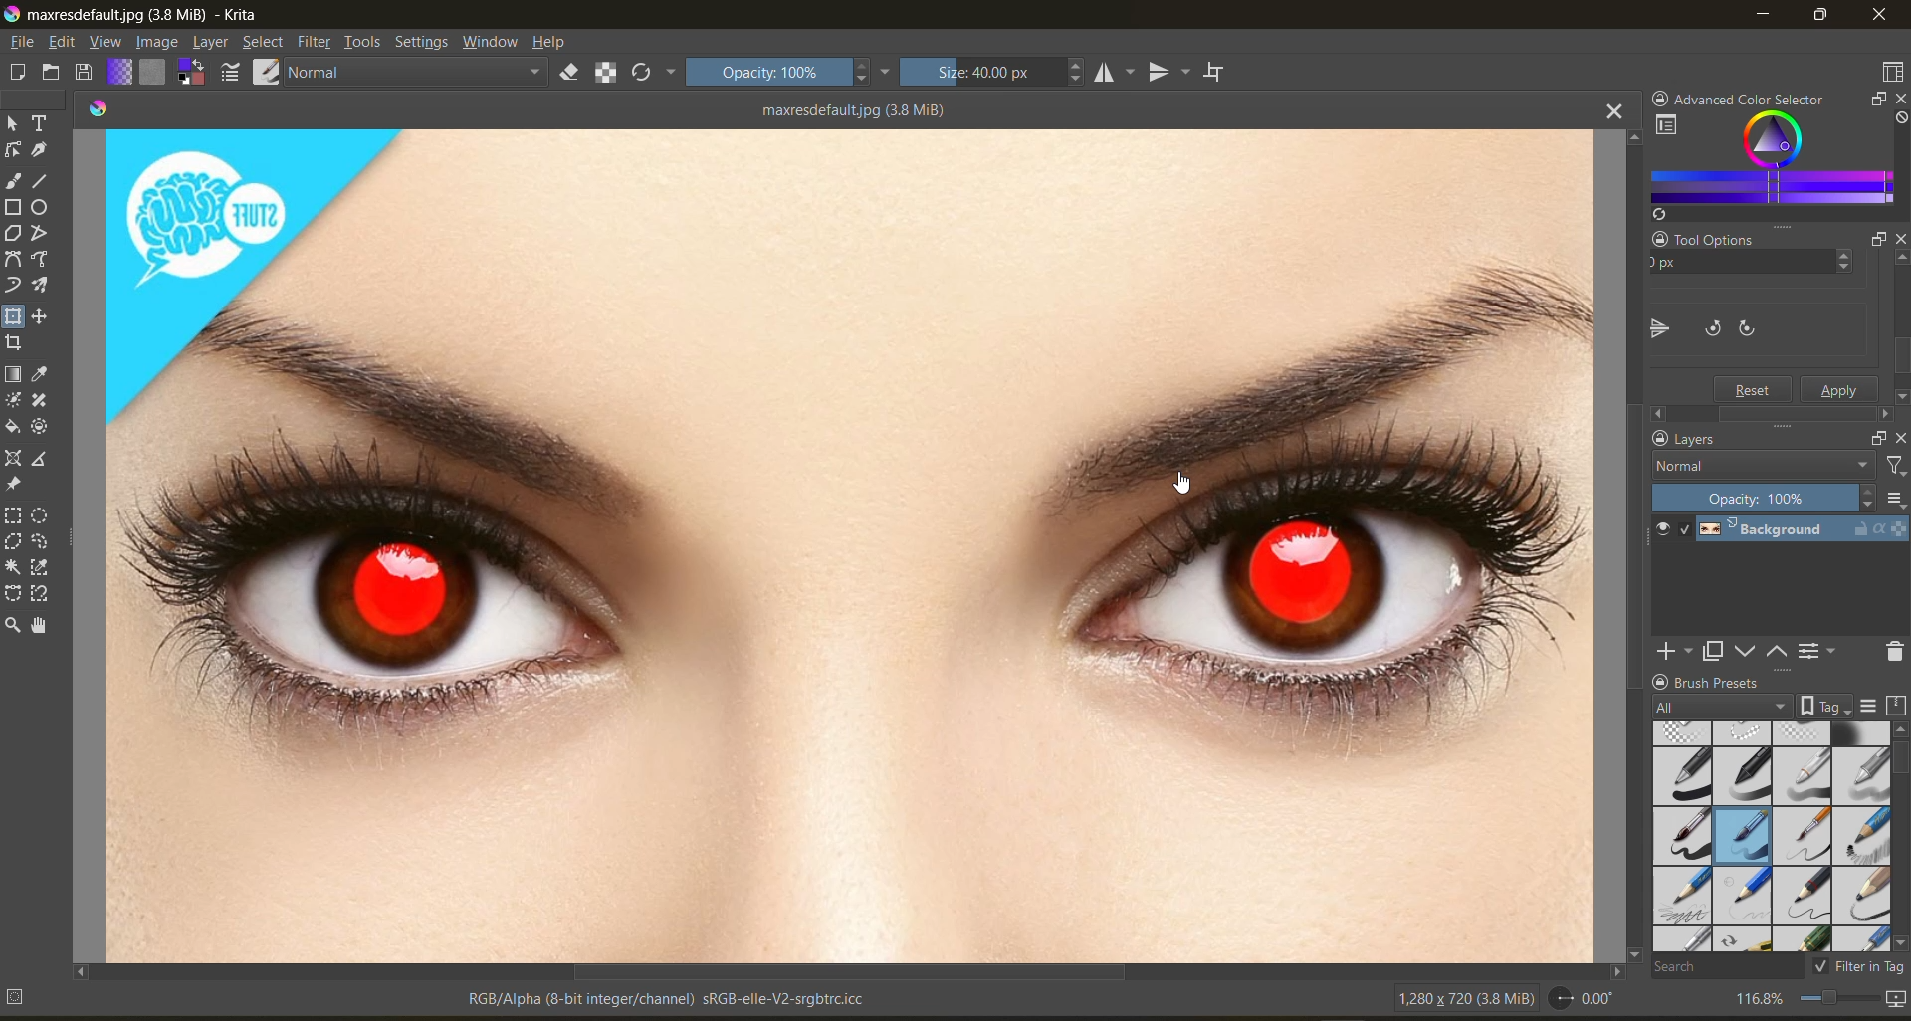 This screenshot has height=1021, width=1911. Describe the element at coordinates (847, 110) in the screenshot. I see `maxresdefault.jpg (3.8 MiB)` at that location.